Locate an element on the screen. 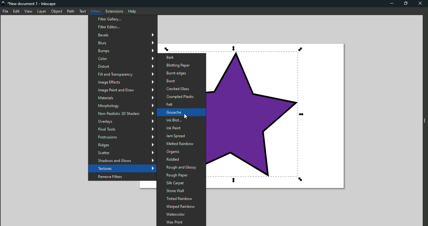 The height and width of the screenshot is (226, 428). Minimize is located at coordinates (391, 4).